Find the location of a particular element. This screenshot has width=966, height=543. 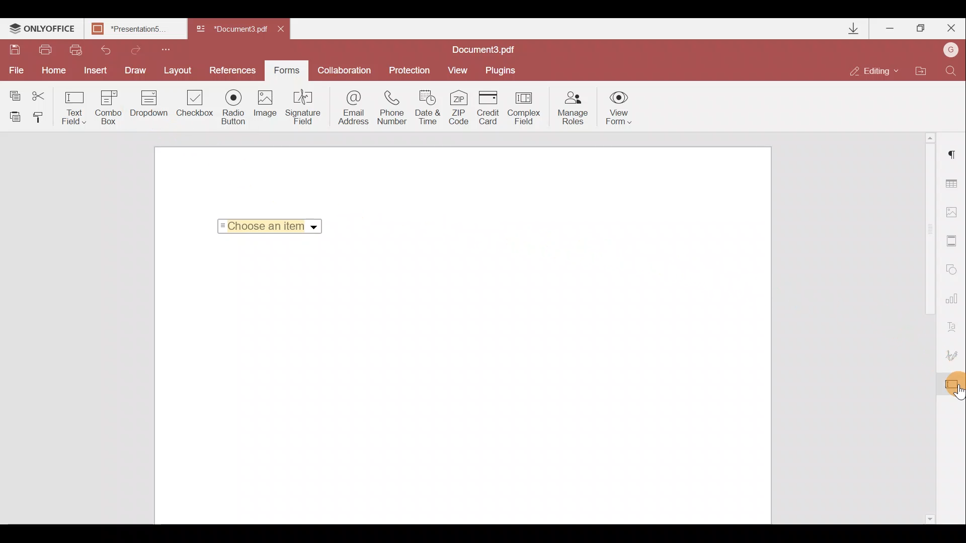

Home is located at coordinates (56, 71).